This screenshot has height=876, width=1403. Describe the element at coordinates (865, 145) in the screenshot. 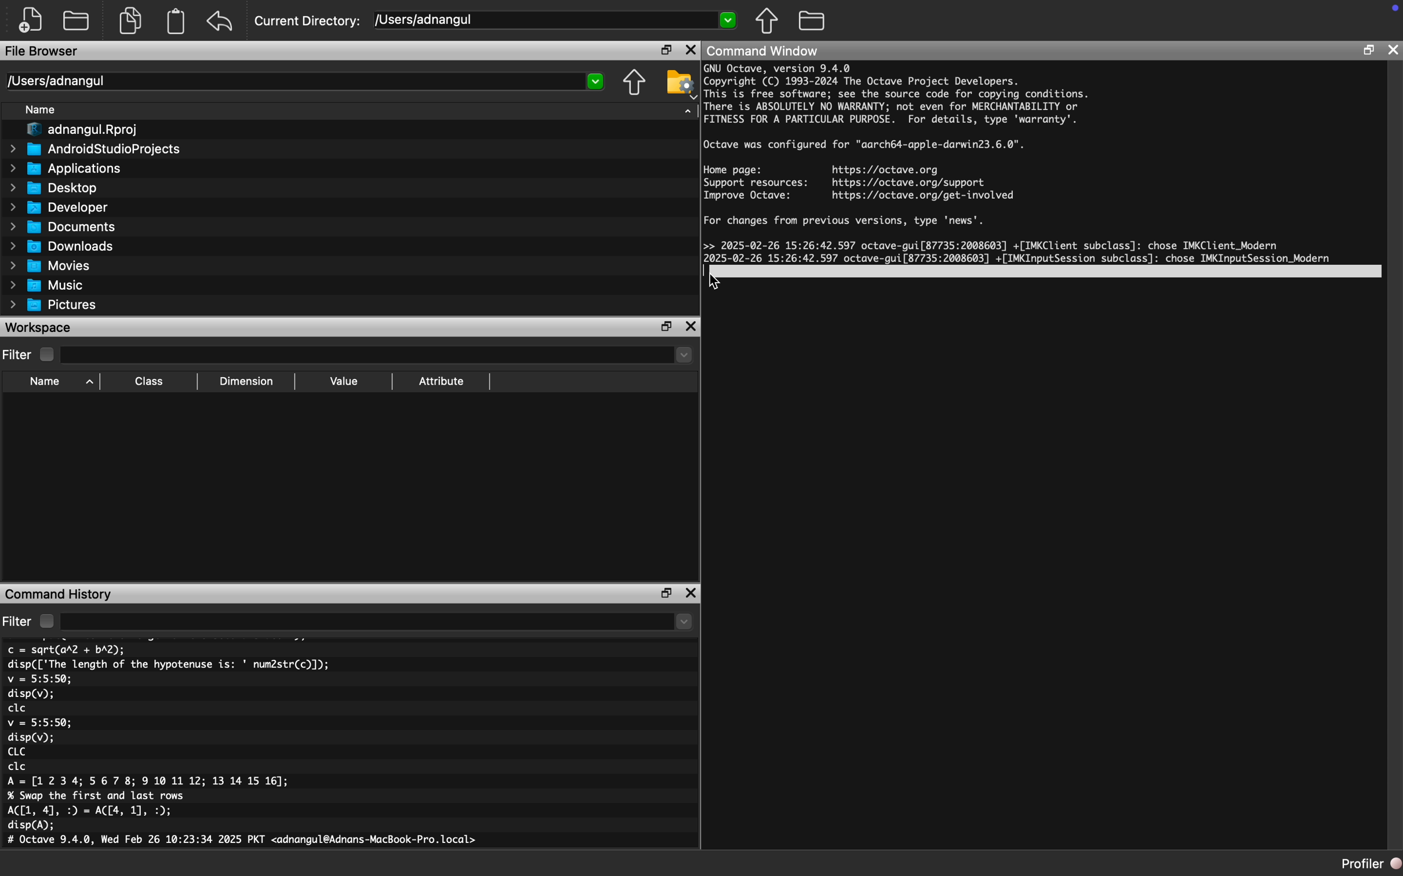

I see `Octave was configured for "aarch64-apple-darwin23.6.0".` at that location.